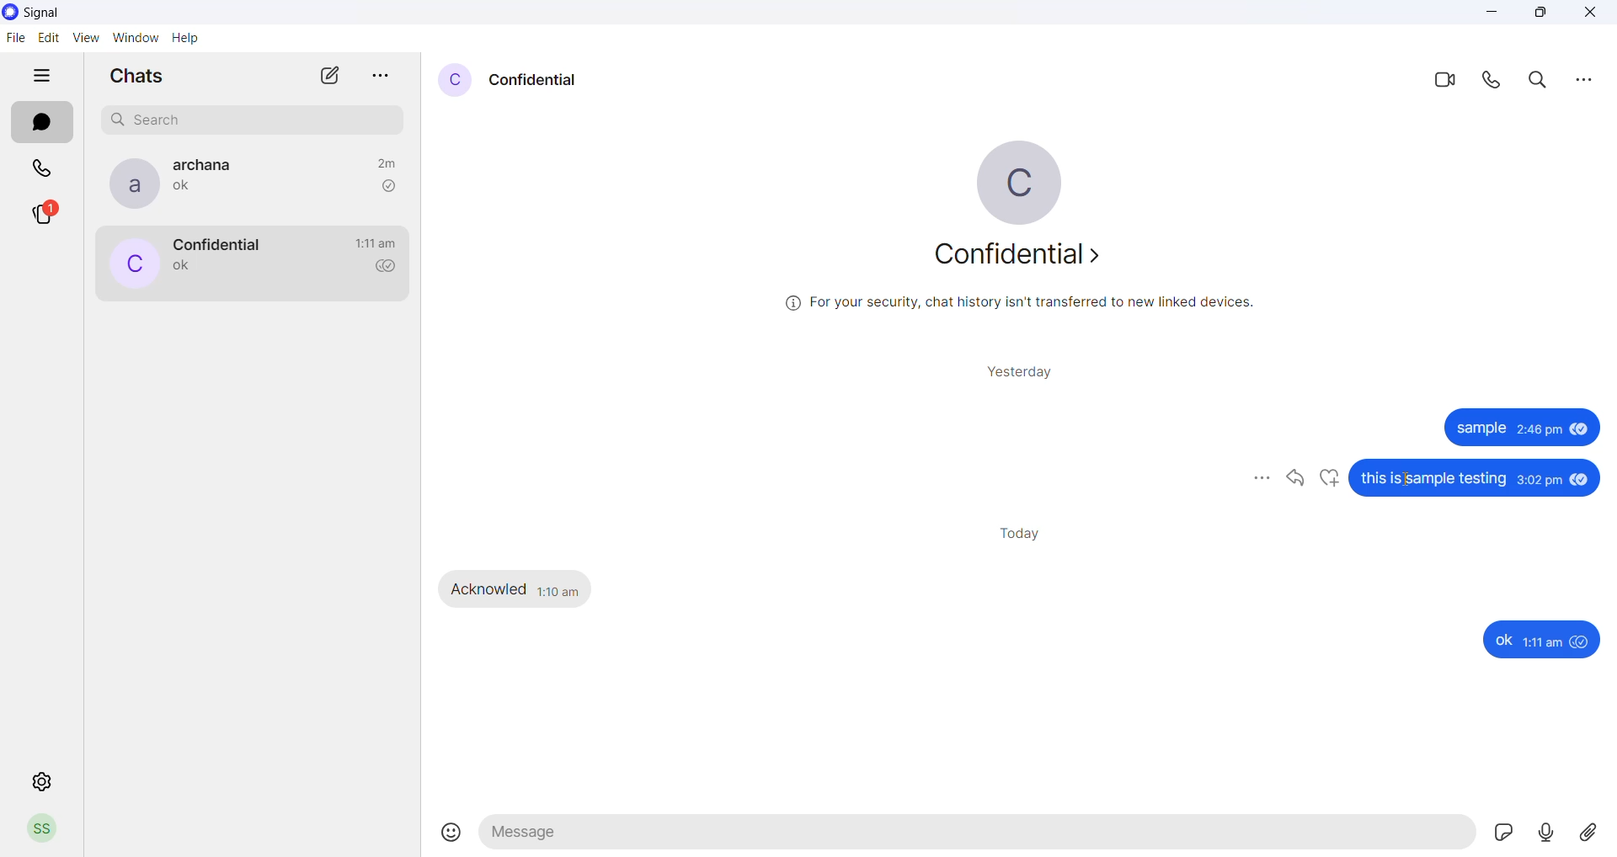  I want to click on hide, so click(41, 77).